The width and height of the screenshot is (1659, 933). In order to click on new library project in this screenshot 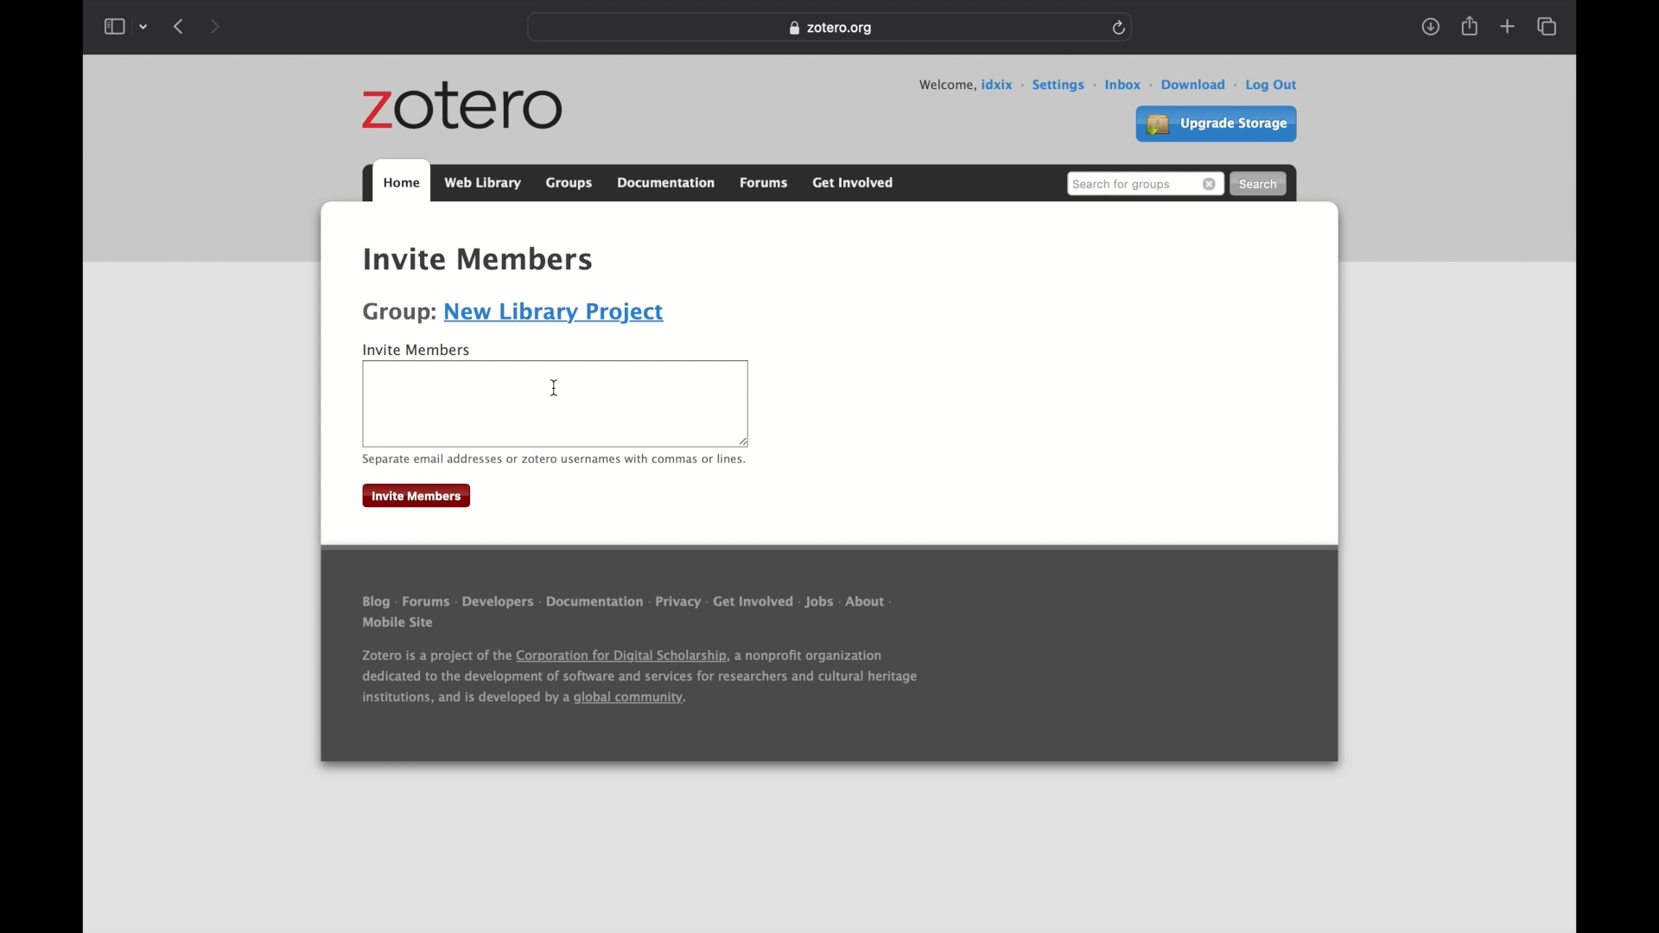, I will do `click(556, 312)`.